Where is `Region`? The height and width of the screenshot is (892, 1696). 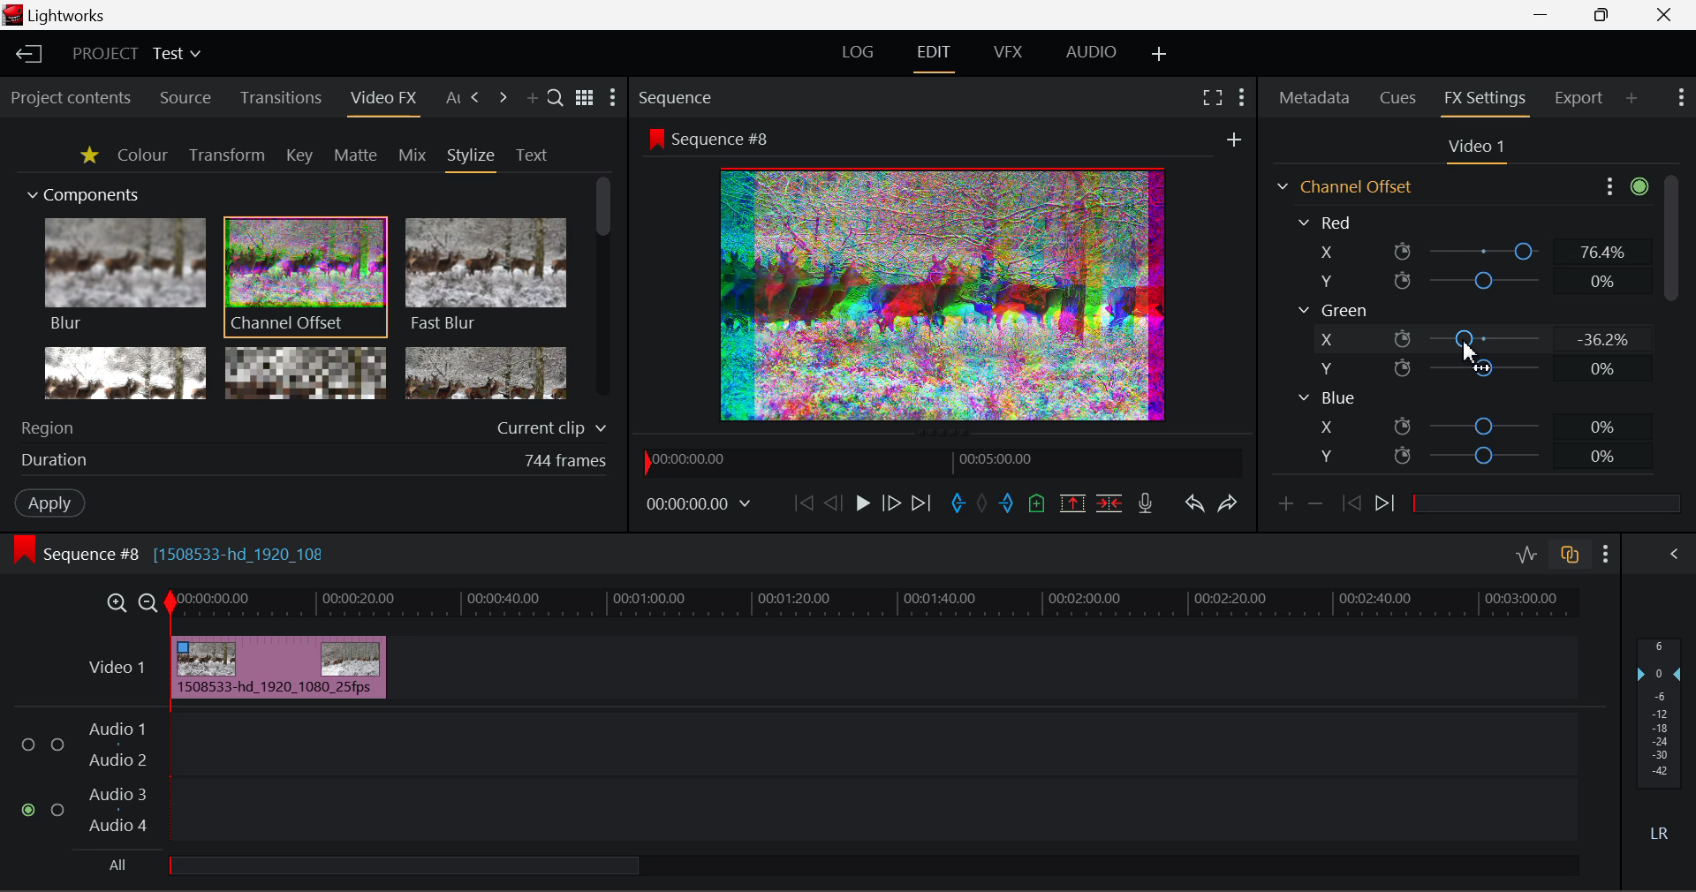 Region is located at coordinates (317, 425).